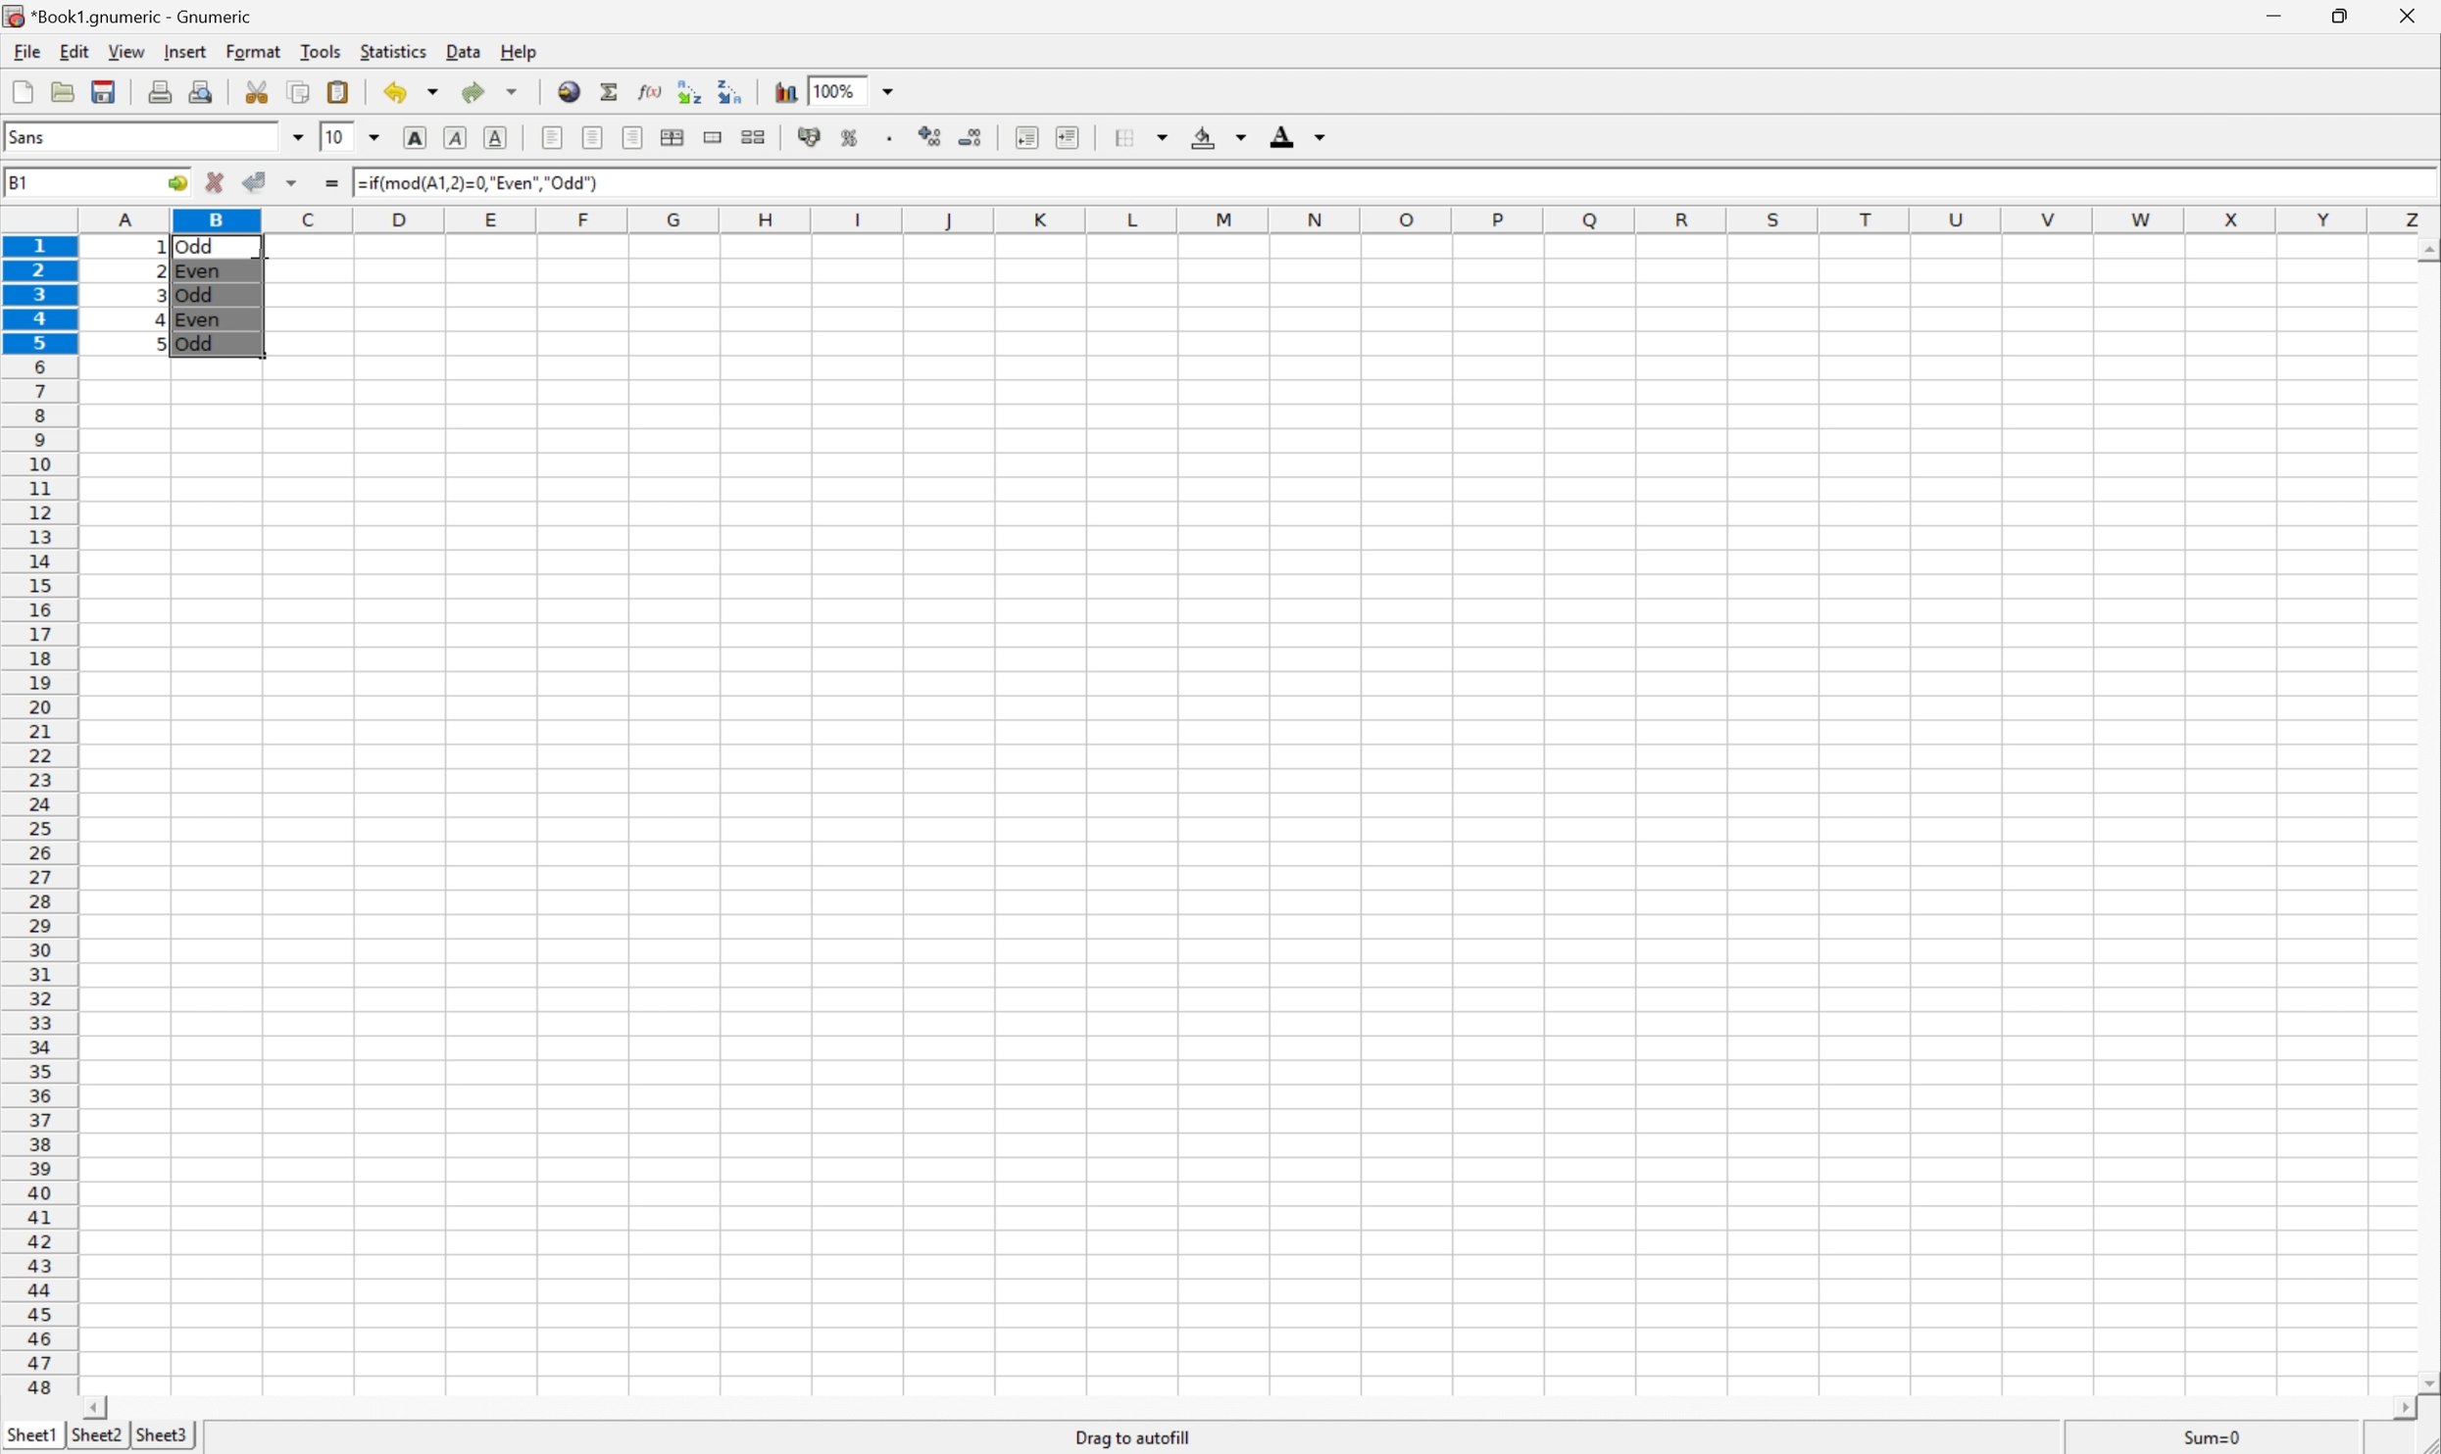  I want to click on 4, so click(164, 319).